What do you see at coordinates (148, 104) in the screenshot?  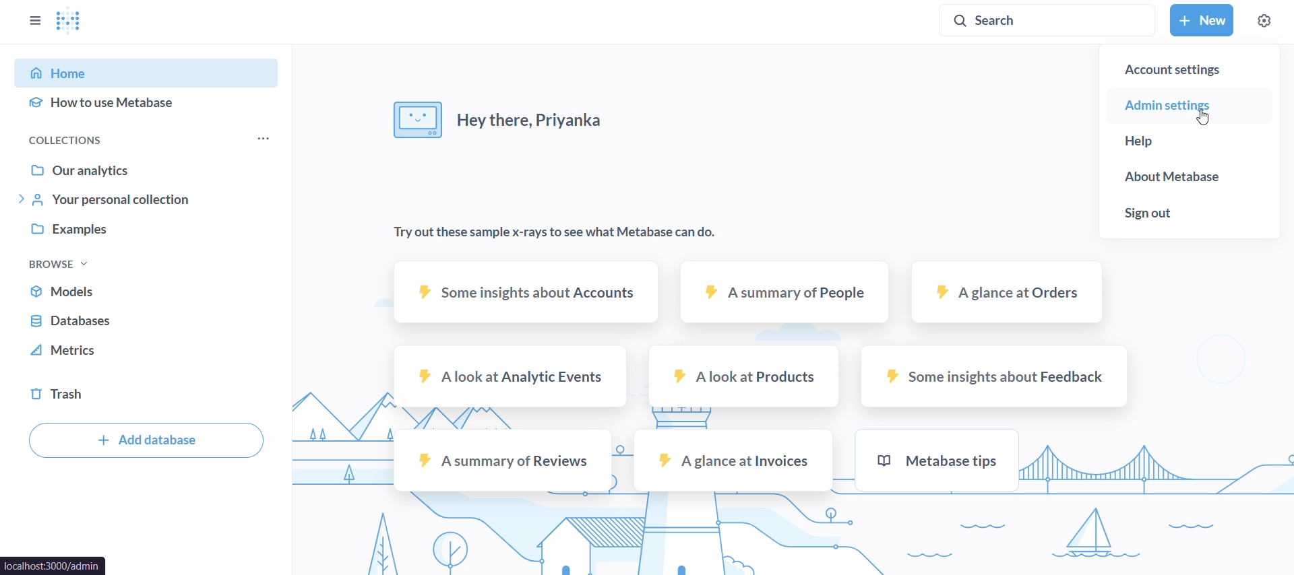 I see `how to use metabase` at bounding box center [148, 104].